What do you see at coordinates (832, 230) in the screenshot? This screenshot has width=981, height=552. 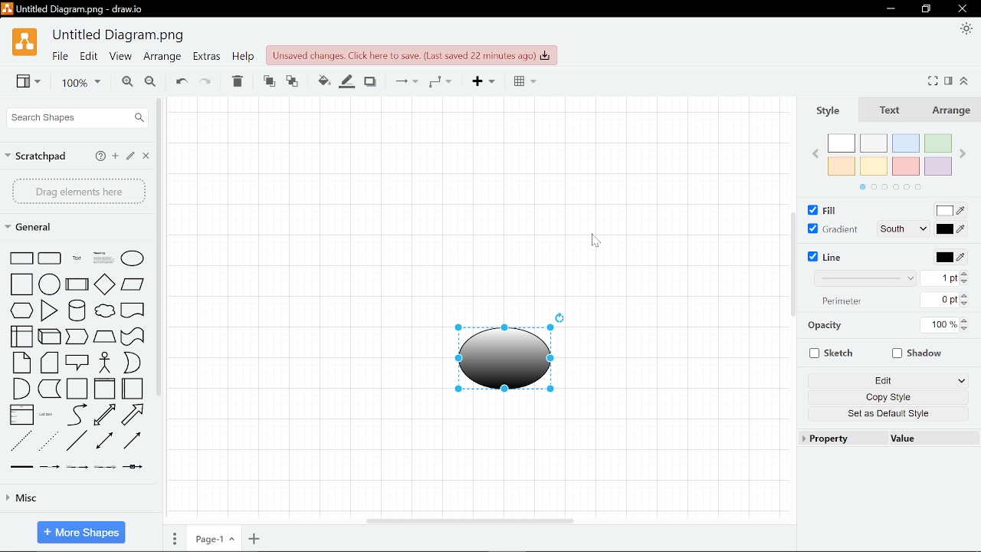 I see `Gradiant` at bounding box center [832, 230].